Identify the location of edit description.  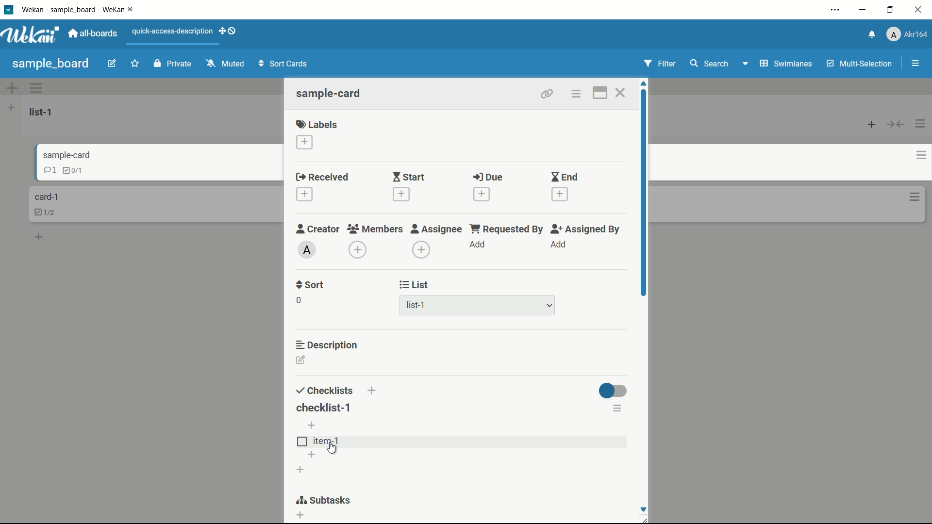
(301, 360).